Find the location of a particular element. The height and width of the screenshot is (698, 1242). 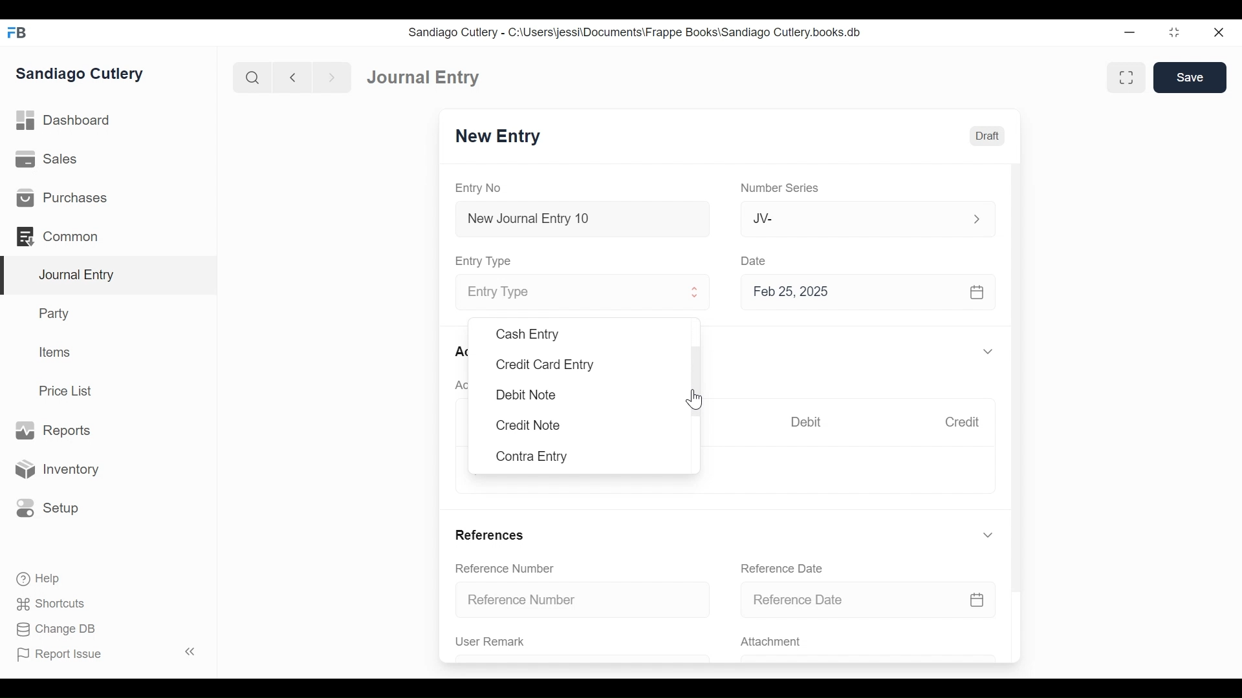

Minimize is located at coordinates (1131, 33).